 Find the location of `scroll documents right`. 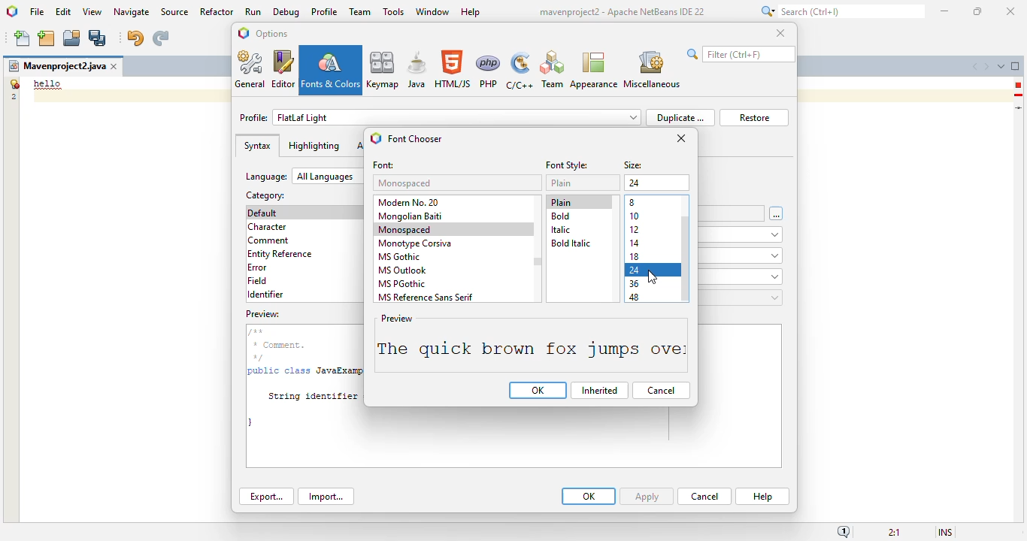

scroll documents right is located at coordinates (986, 67).